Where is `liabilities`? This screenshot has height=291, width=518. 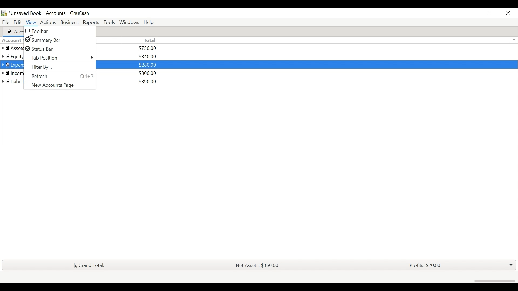 liabilities is located at coordinates (12, 82).